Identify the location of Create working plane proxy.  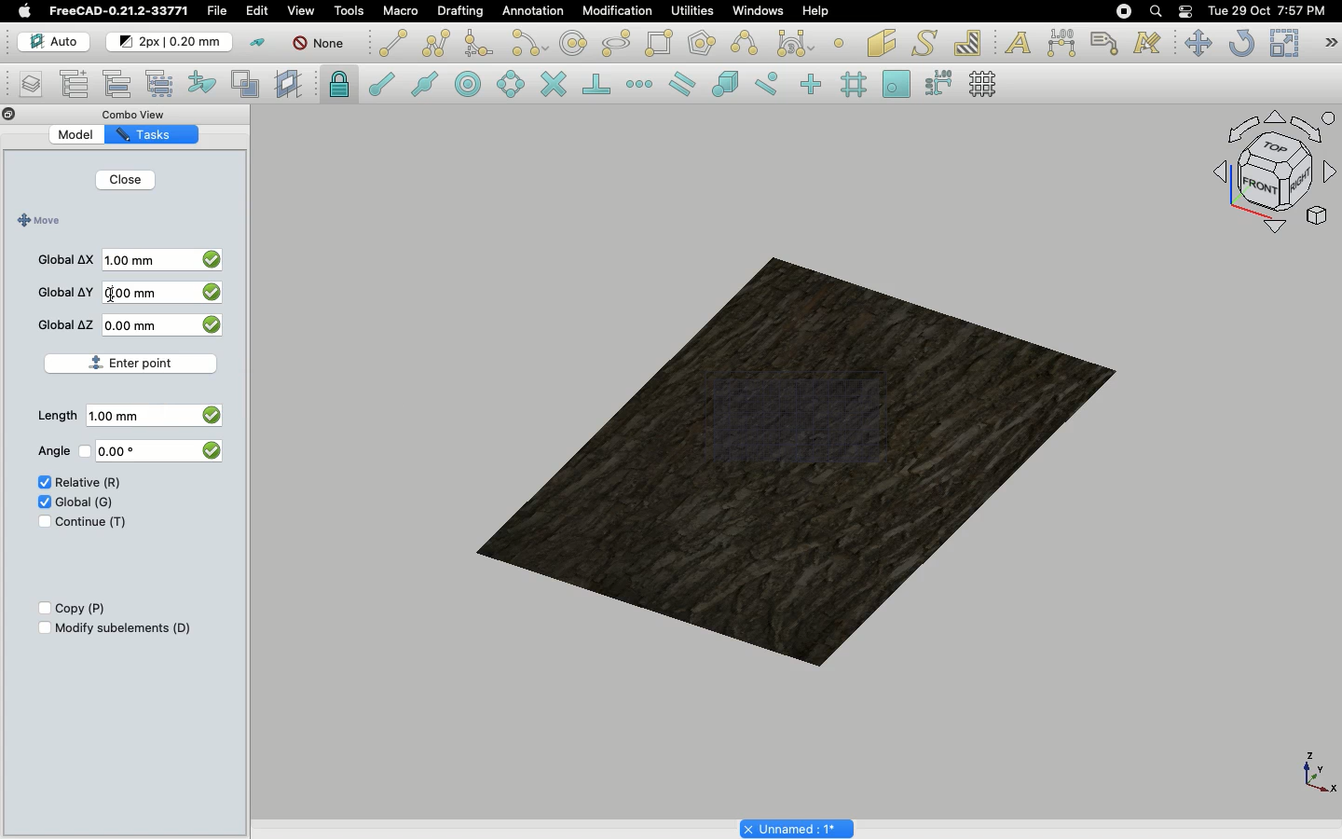
(249, 85).